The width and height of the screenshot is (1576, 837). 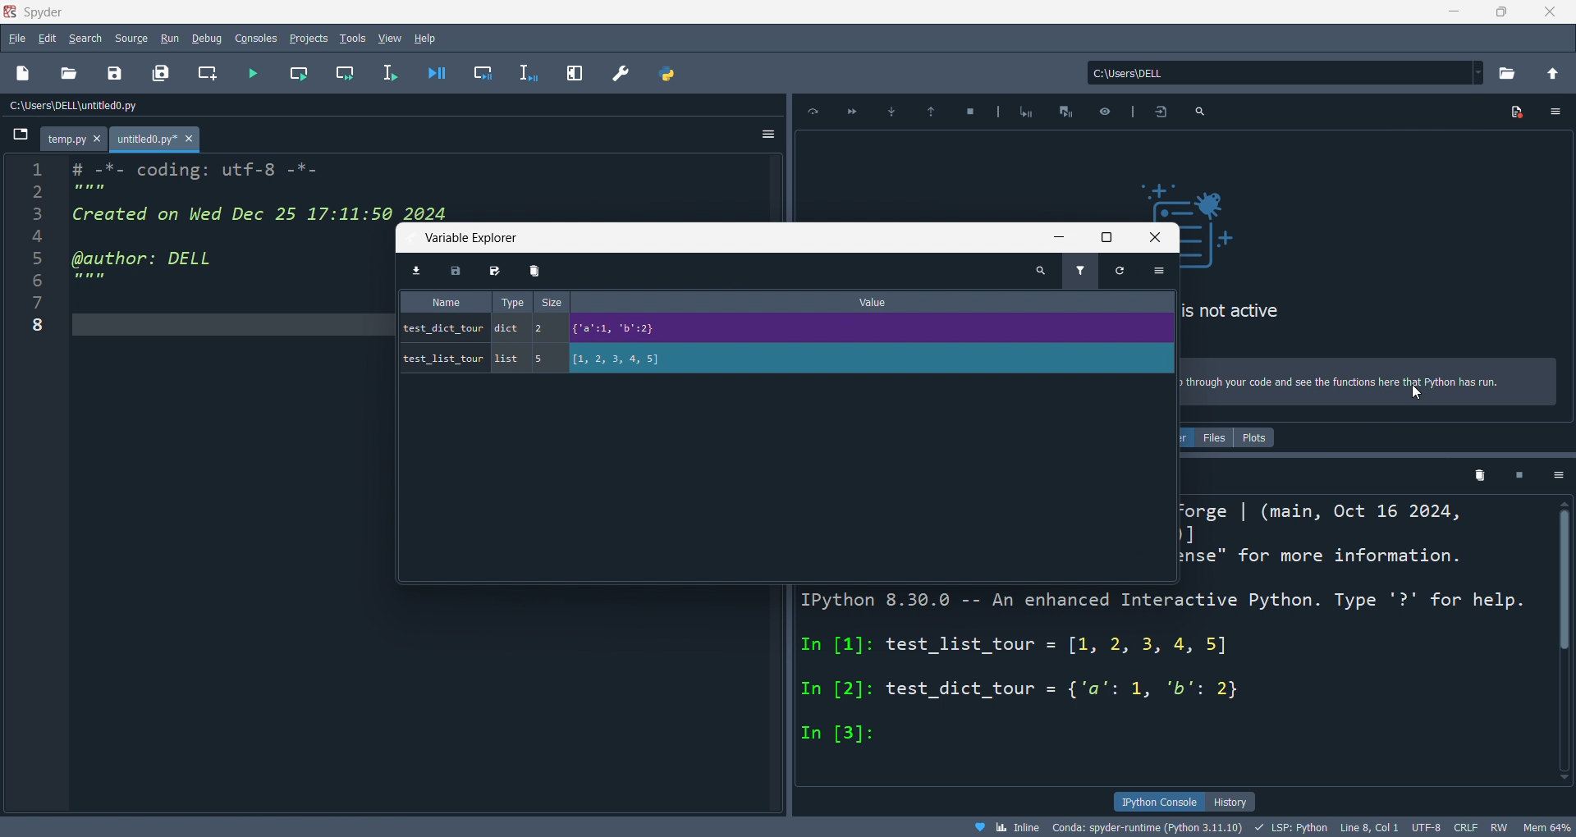 I want to click on open directory, so click(x=1506, y=76).